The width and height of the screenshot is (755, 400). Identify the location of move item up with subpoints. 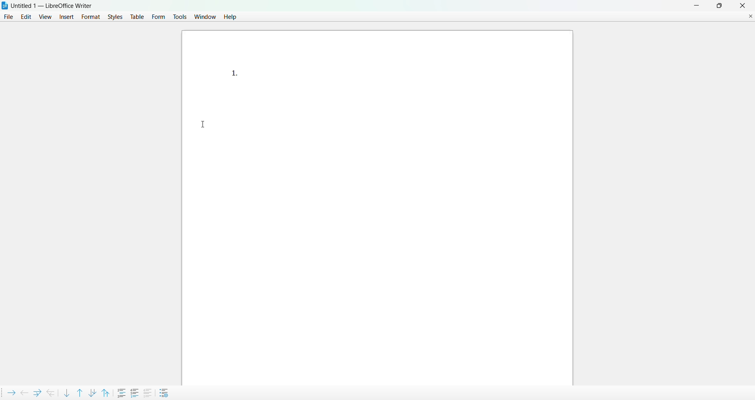
(106, 392).